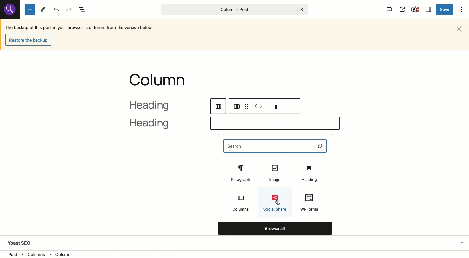 This screenshot has width=469, height=258. Describe the element at coordinates (260, 106) in the screenshot. I see `Move left right` at that location.